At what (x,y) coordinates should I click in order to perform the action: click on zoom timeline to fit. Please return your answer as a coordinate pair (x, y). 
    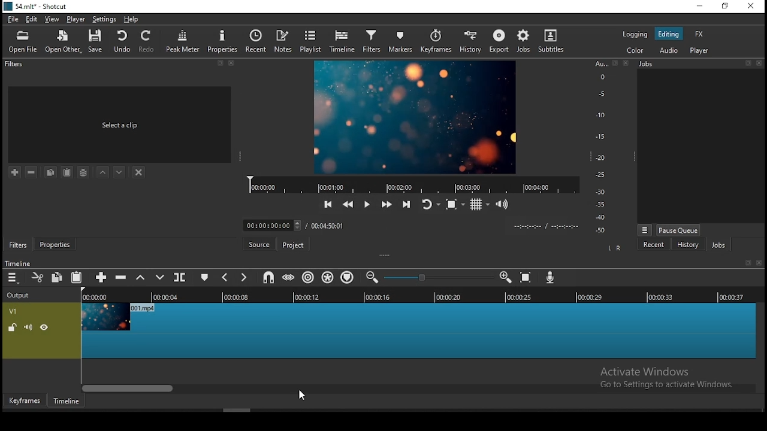
    Looking at the image, I should click on (527, 278).